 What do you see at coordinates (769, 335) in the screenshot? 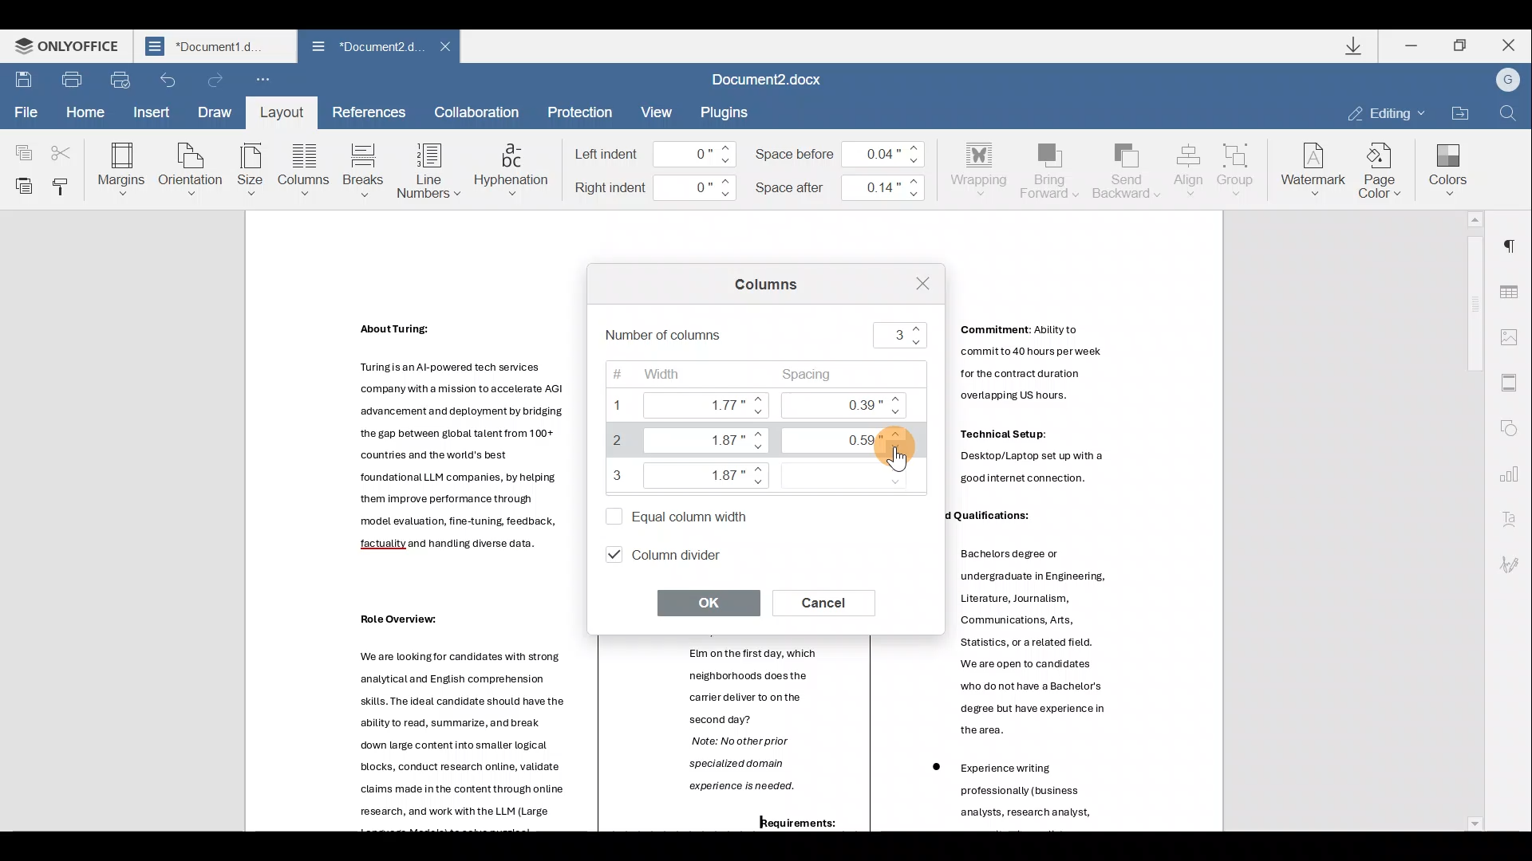
I see `Number of columns` at bounding box center [769, 335].